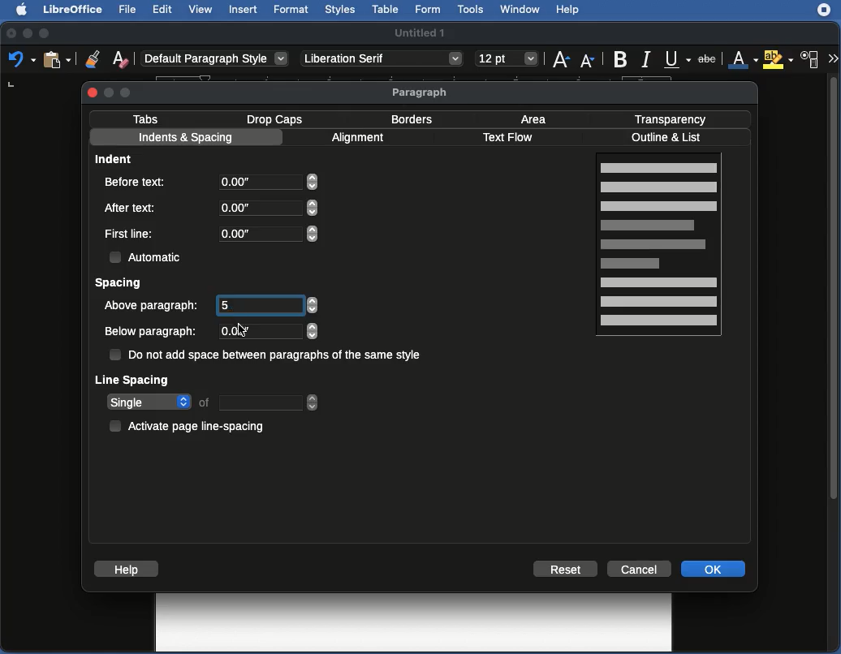  What do you see at coordinates (568, 11) in the screenshot?
I see `Help` at bounding box center [568, 11].